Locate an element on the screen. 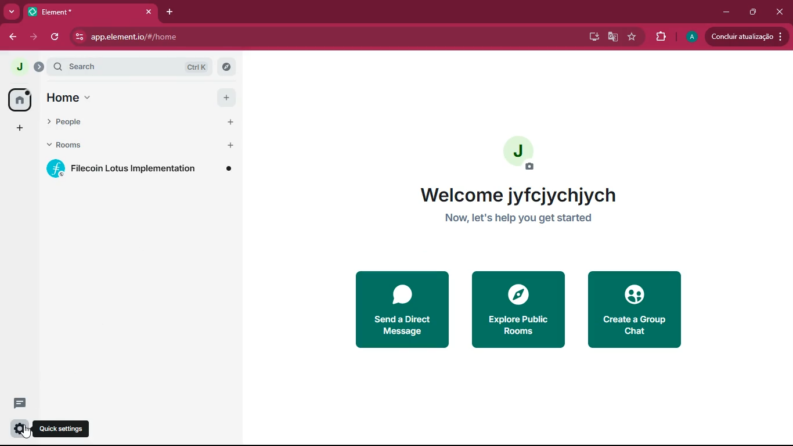 This screenshot has height=446, width=793. extensions is located at coordinates (662, 37).